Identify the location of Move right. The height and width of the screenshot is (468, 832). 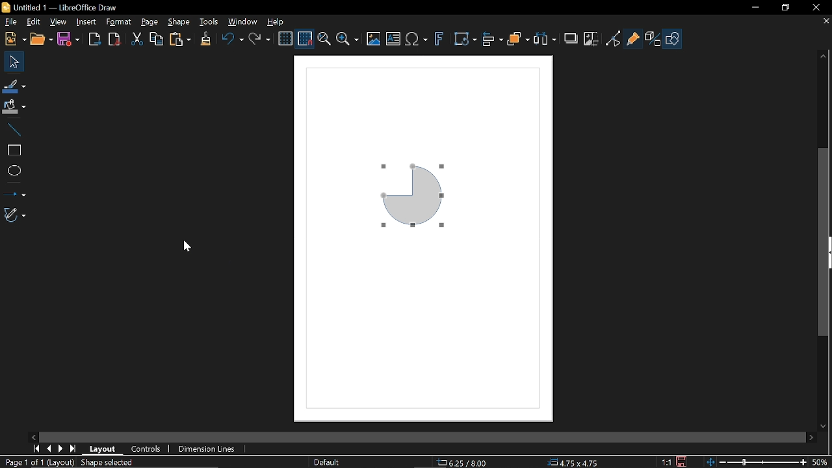
(812, 437).